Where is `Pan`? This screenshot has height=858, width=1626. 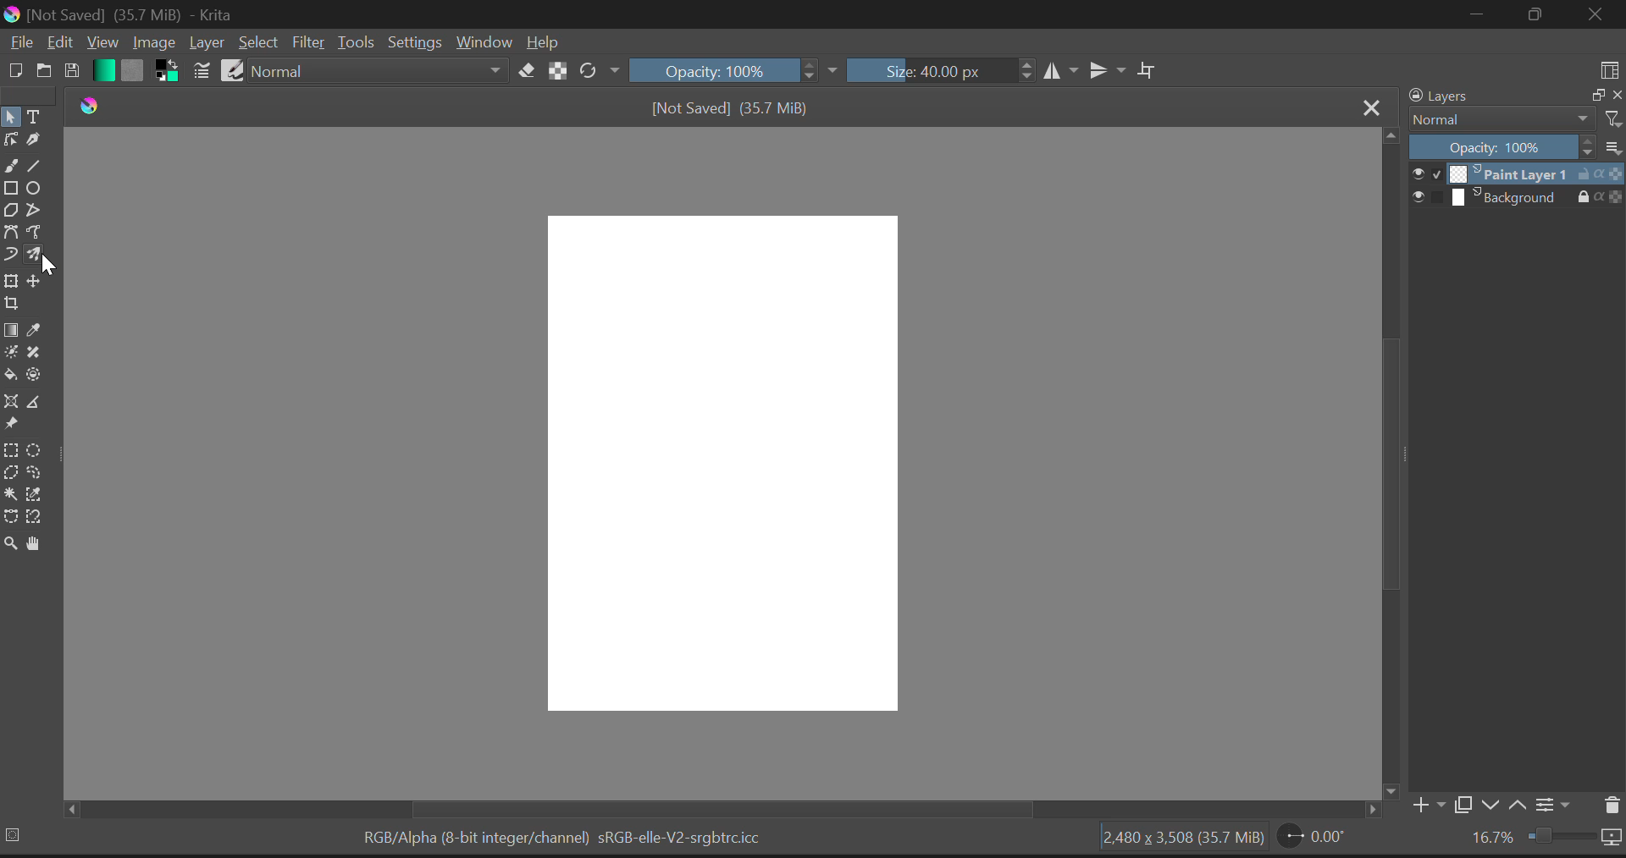 Pan is located at coordinates (37, 545).